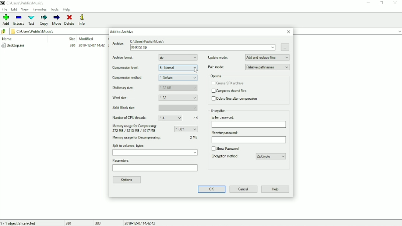 The width and height of the screenshot is (402, 226). Describe the element at coordinates (39, 10) in the screenshot. I see `Favorites` at that location.